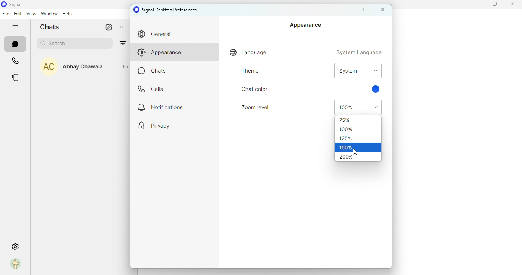 This screenshot has height=275, width=522. Describe the element at coordinates (154, 128) in the screenshot. I see `privacy` at that location.